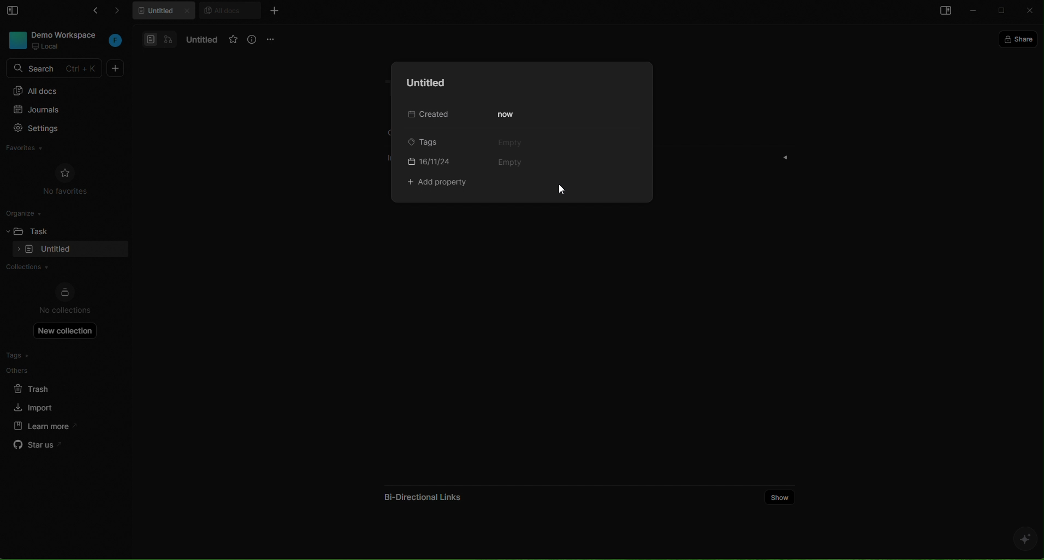 Image resolution: width=1044 pixels, height=560 pixels. What do you see at coordinates (116, 41) in the screenshot?
I see `workspace initial` at bounding box center [116, 41].